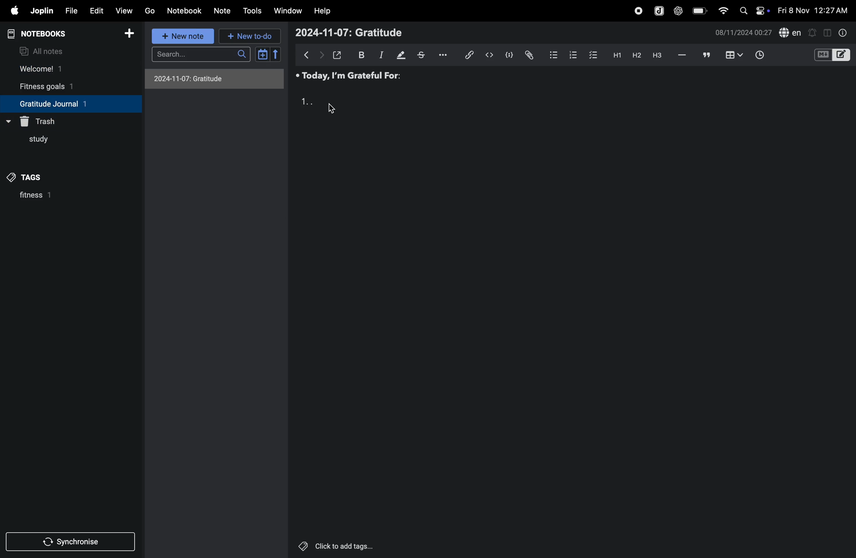 The width and height of the screenshot is (856, 558). What do you see at coordinates (268, 54) in the screenshot?
I see `calendar` at bounding box center [268, 54].